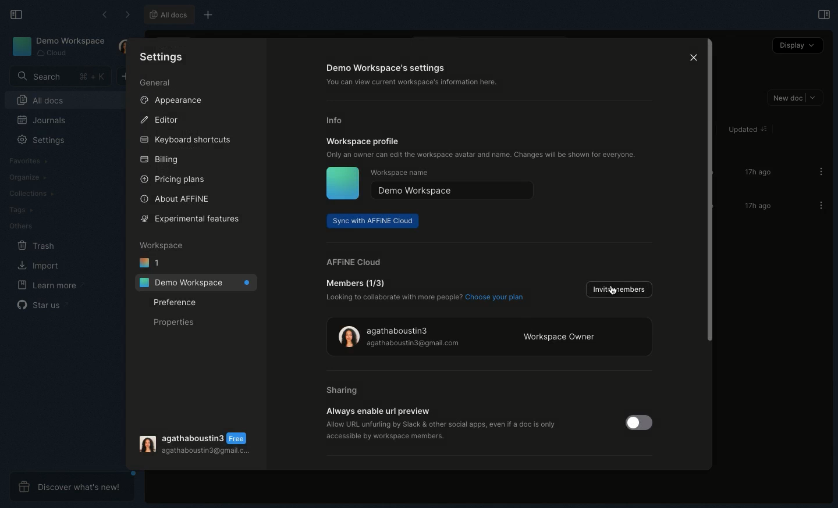 The width and height of the screenshot is (838, 508). Describe the element at coordinates (170, 99) in the screenshot. I see `Appearance` at that location.